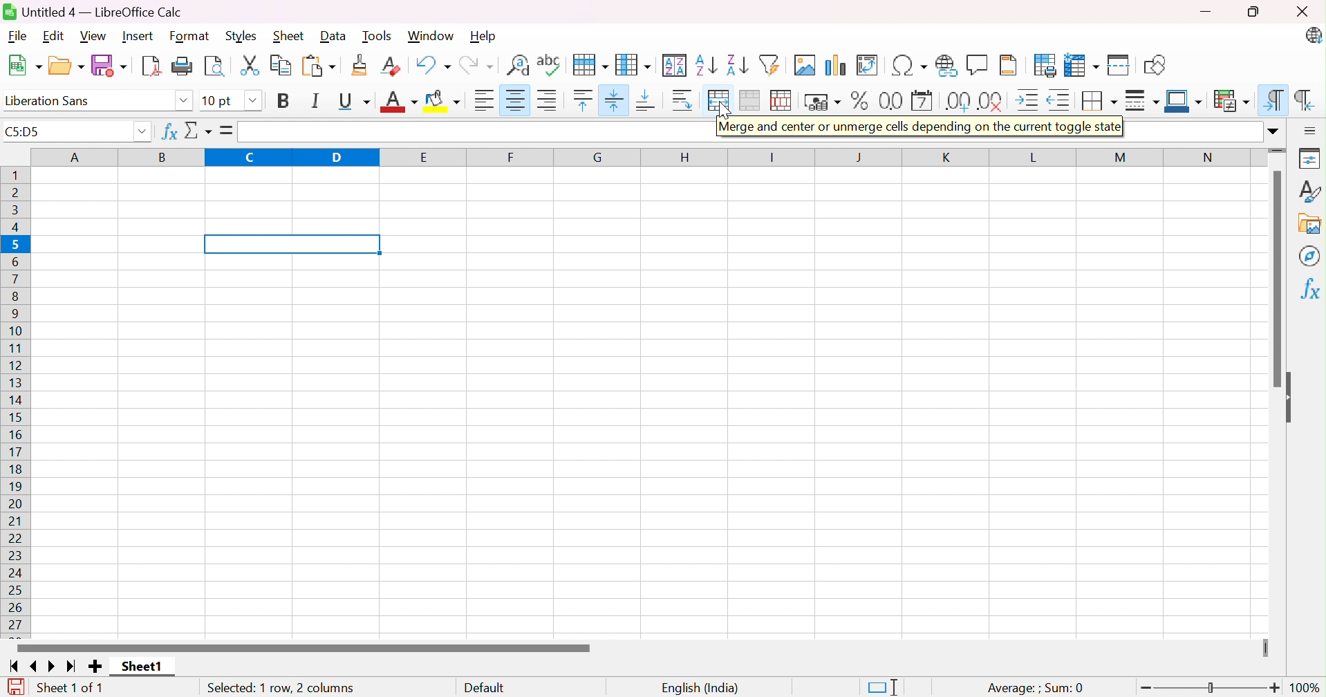 The image size is (1326, 697). Describe the element at coordinates (93, 11) in the screenshot. I see `Untitled 4 - LibreOffice Calc` at that location.